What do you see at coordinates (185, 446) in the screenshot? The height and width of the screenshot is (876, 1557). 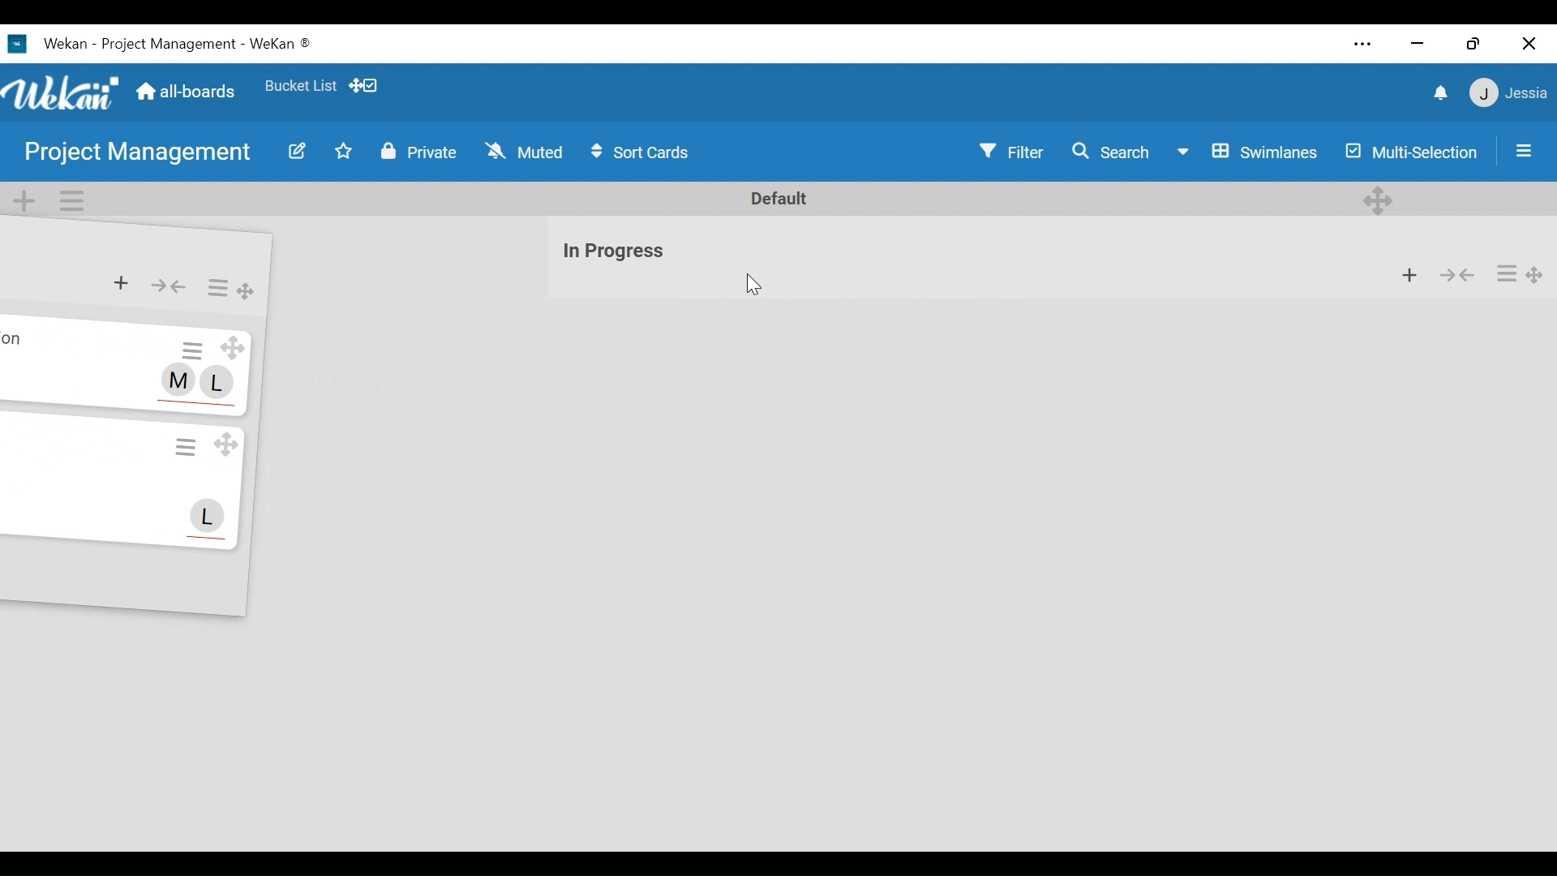 I see `Card Actions` at bounding box center [185, 446].